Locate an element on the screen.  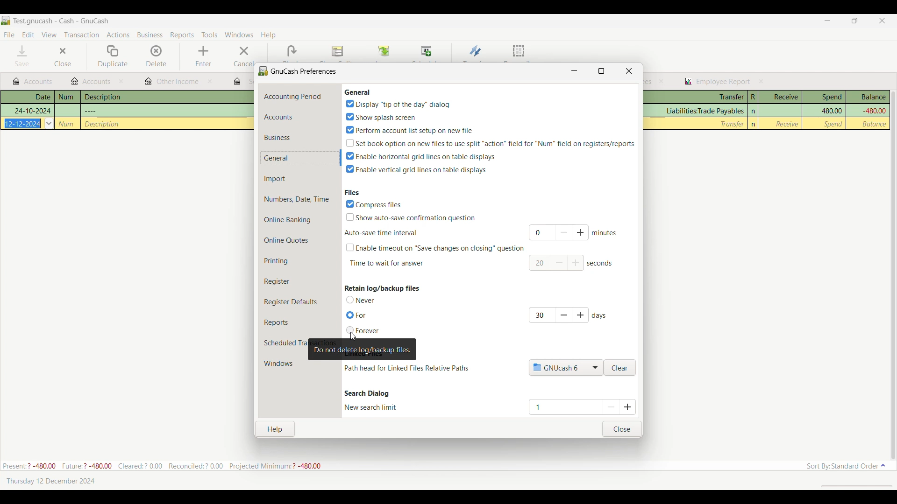
Show in smaller tab is located at coordinates (854, 21).